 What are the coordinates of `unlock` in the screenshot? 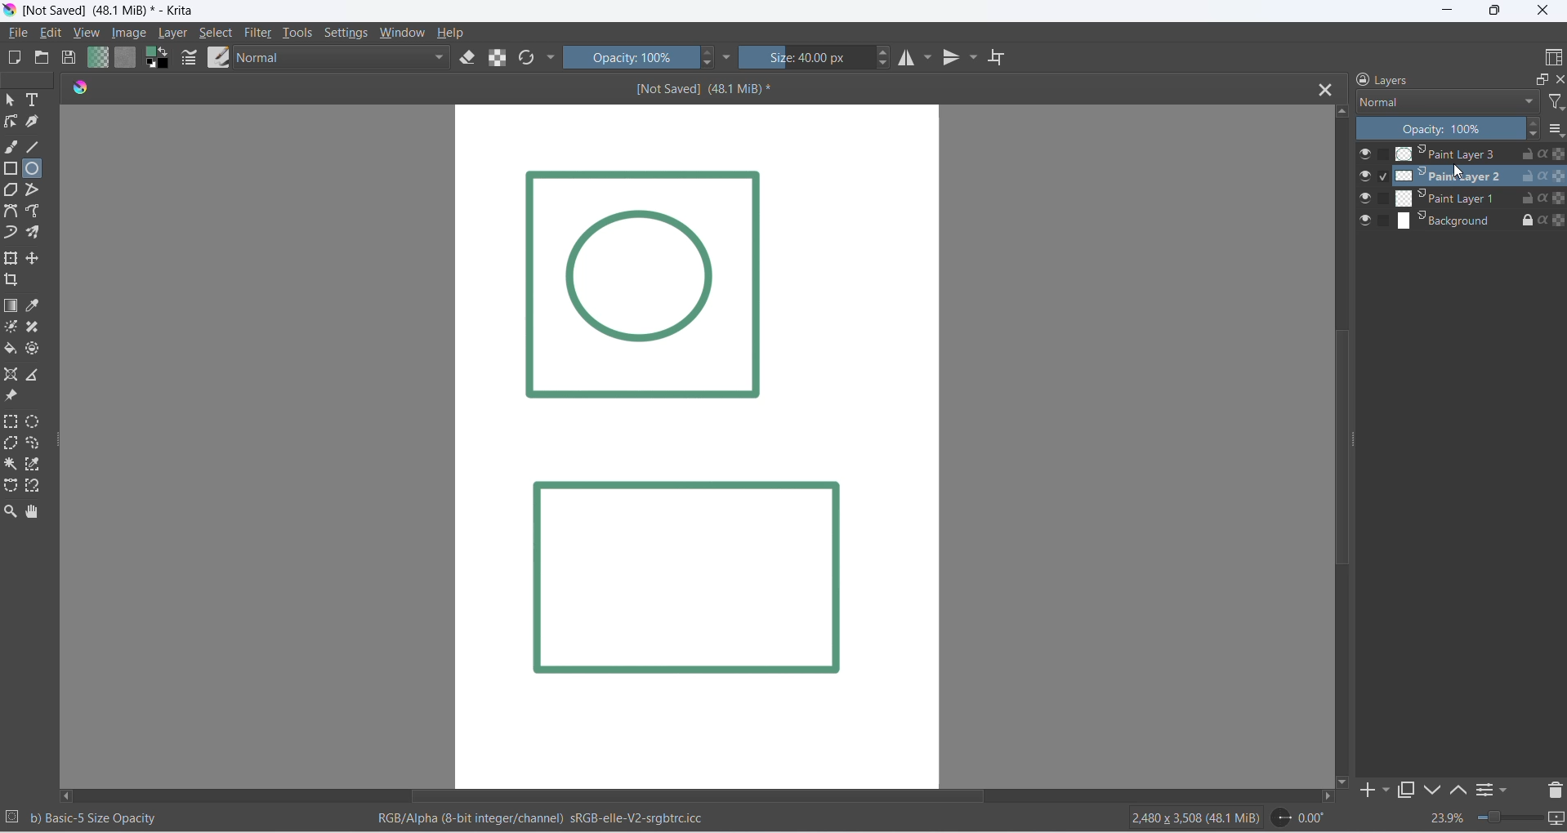 It's located at (1523, 154).